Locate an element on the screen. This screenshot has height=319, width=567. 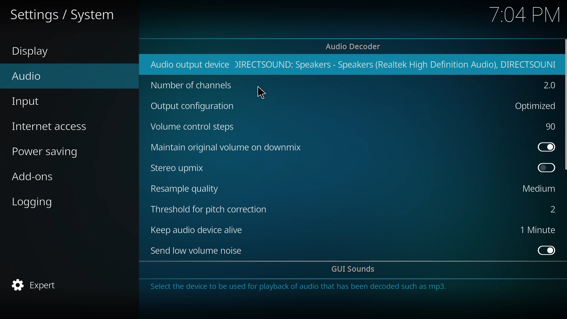
volume control steps is located at coordinates (193, 127).